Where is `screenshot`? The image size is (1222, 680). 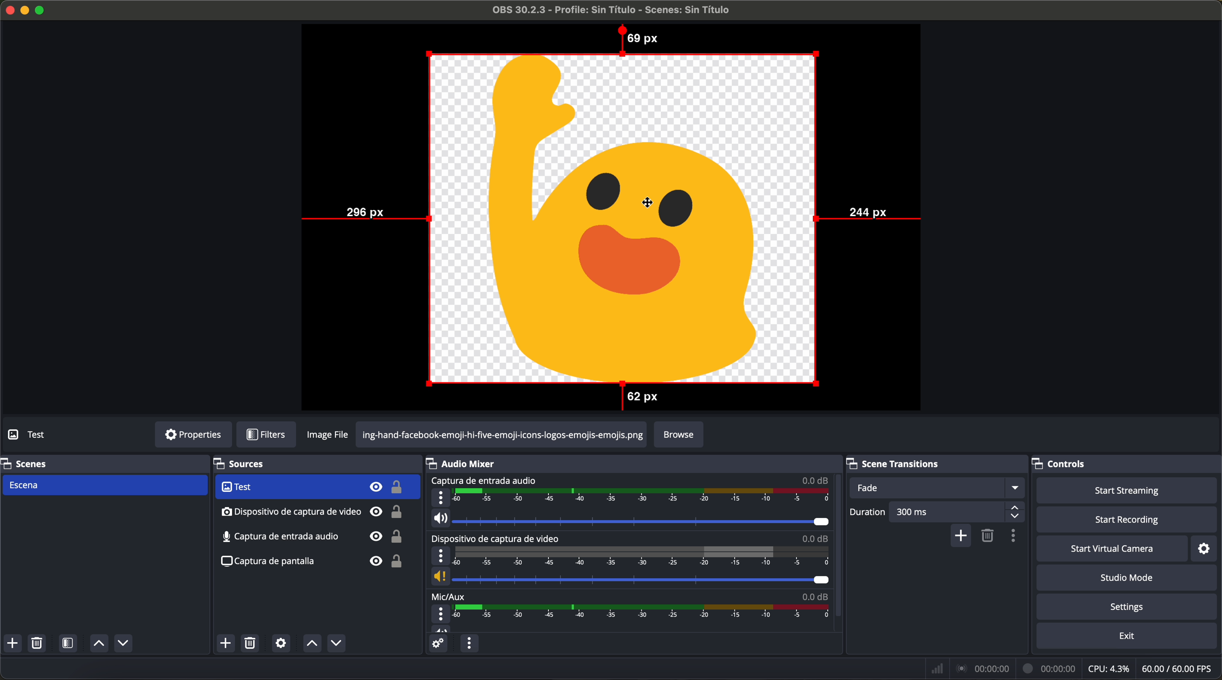
screenshot is located at coordinates (311, 565).